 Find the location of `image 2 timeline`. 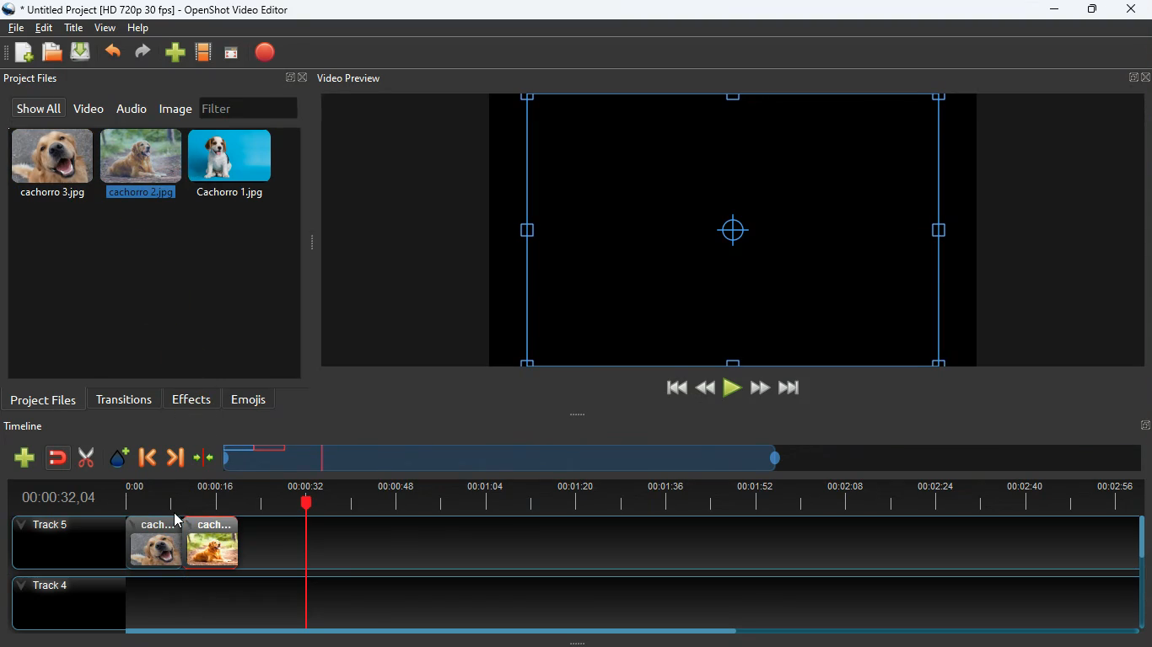

image 2 timeline is located at coordinates (272, 447).